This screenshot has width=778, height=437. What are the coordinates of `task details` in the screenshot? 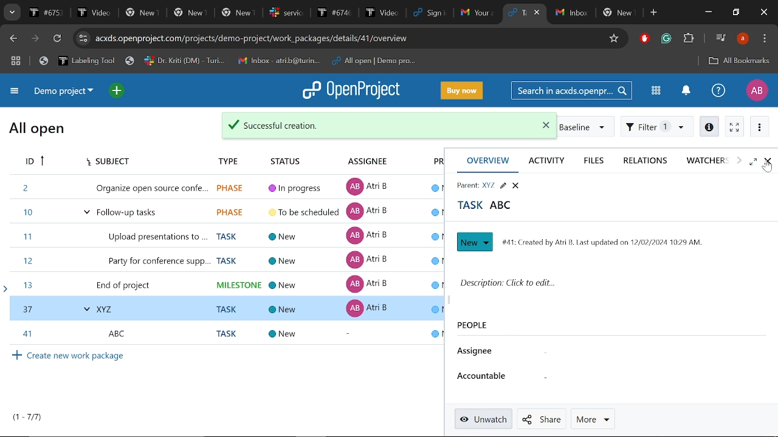 It's located at (303, 334).